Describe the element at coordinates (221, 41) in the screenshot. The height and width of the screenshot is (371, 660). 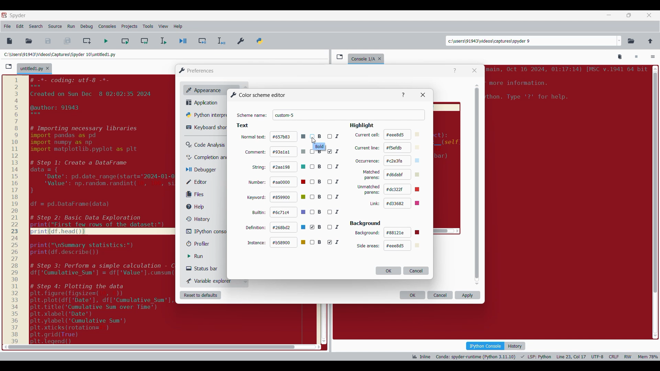
I see `Debug selection/current line` at that location.